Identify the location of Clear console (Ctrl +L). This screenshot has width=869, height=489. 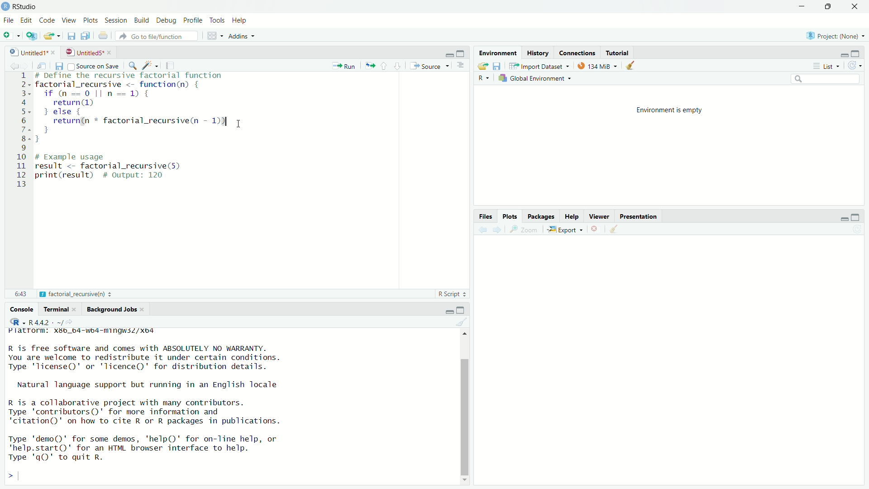
(633, 65).